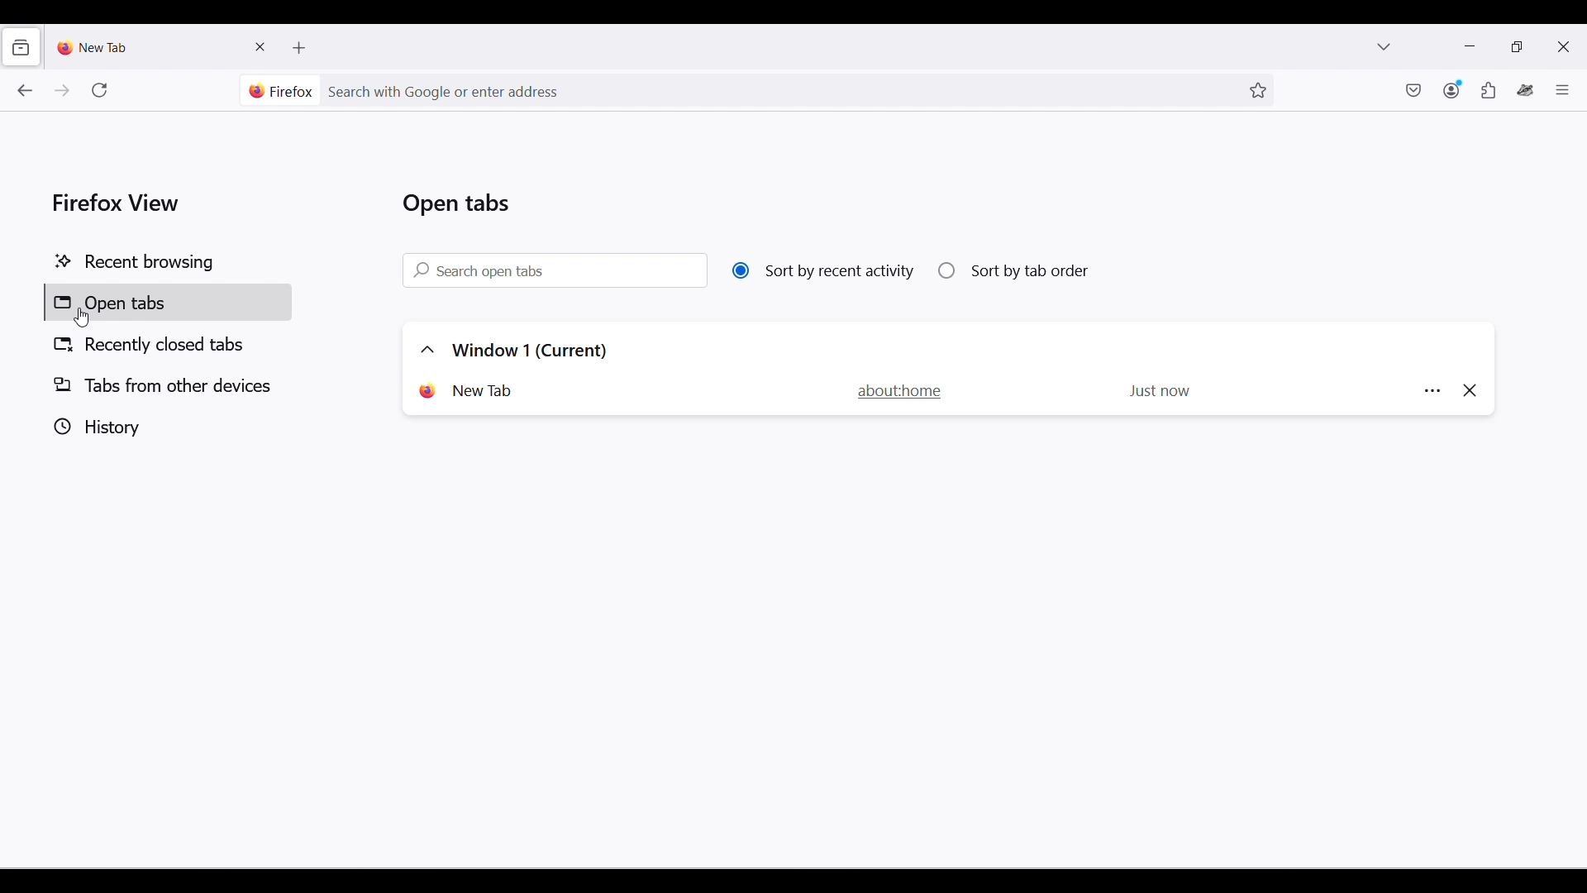 This screenshot has height=893, width=1587. I want to click on Account, so click(1453, 89).